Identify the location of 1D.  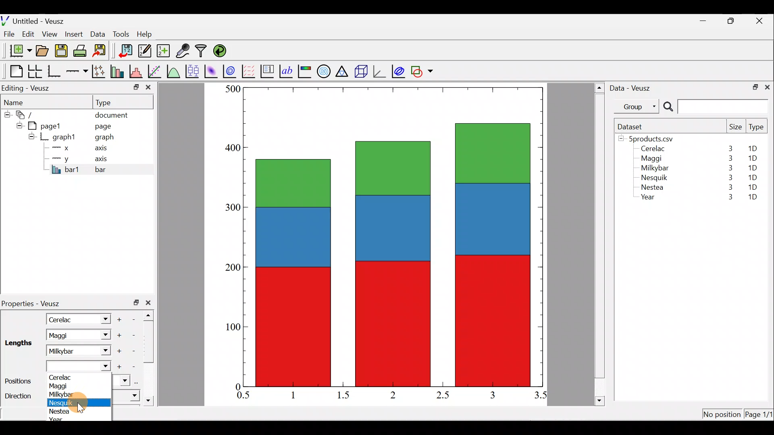
(754, 176).